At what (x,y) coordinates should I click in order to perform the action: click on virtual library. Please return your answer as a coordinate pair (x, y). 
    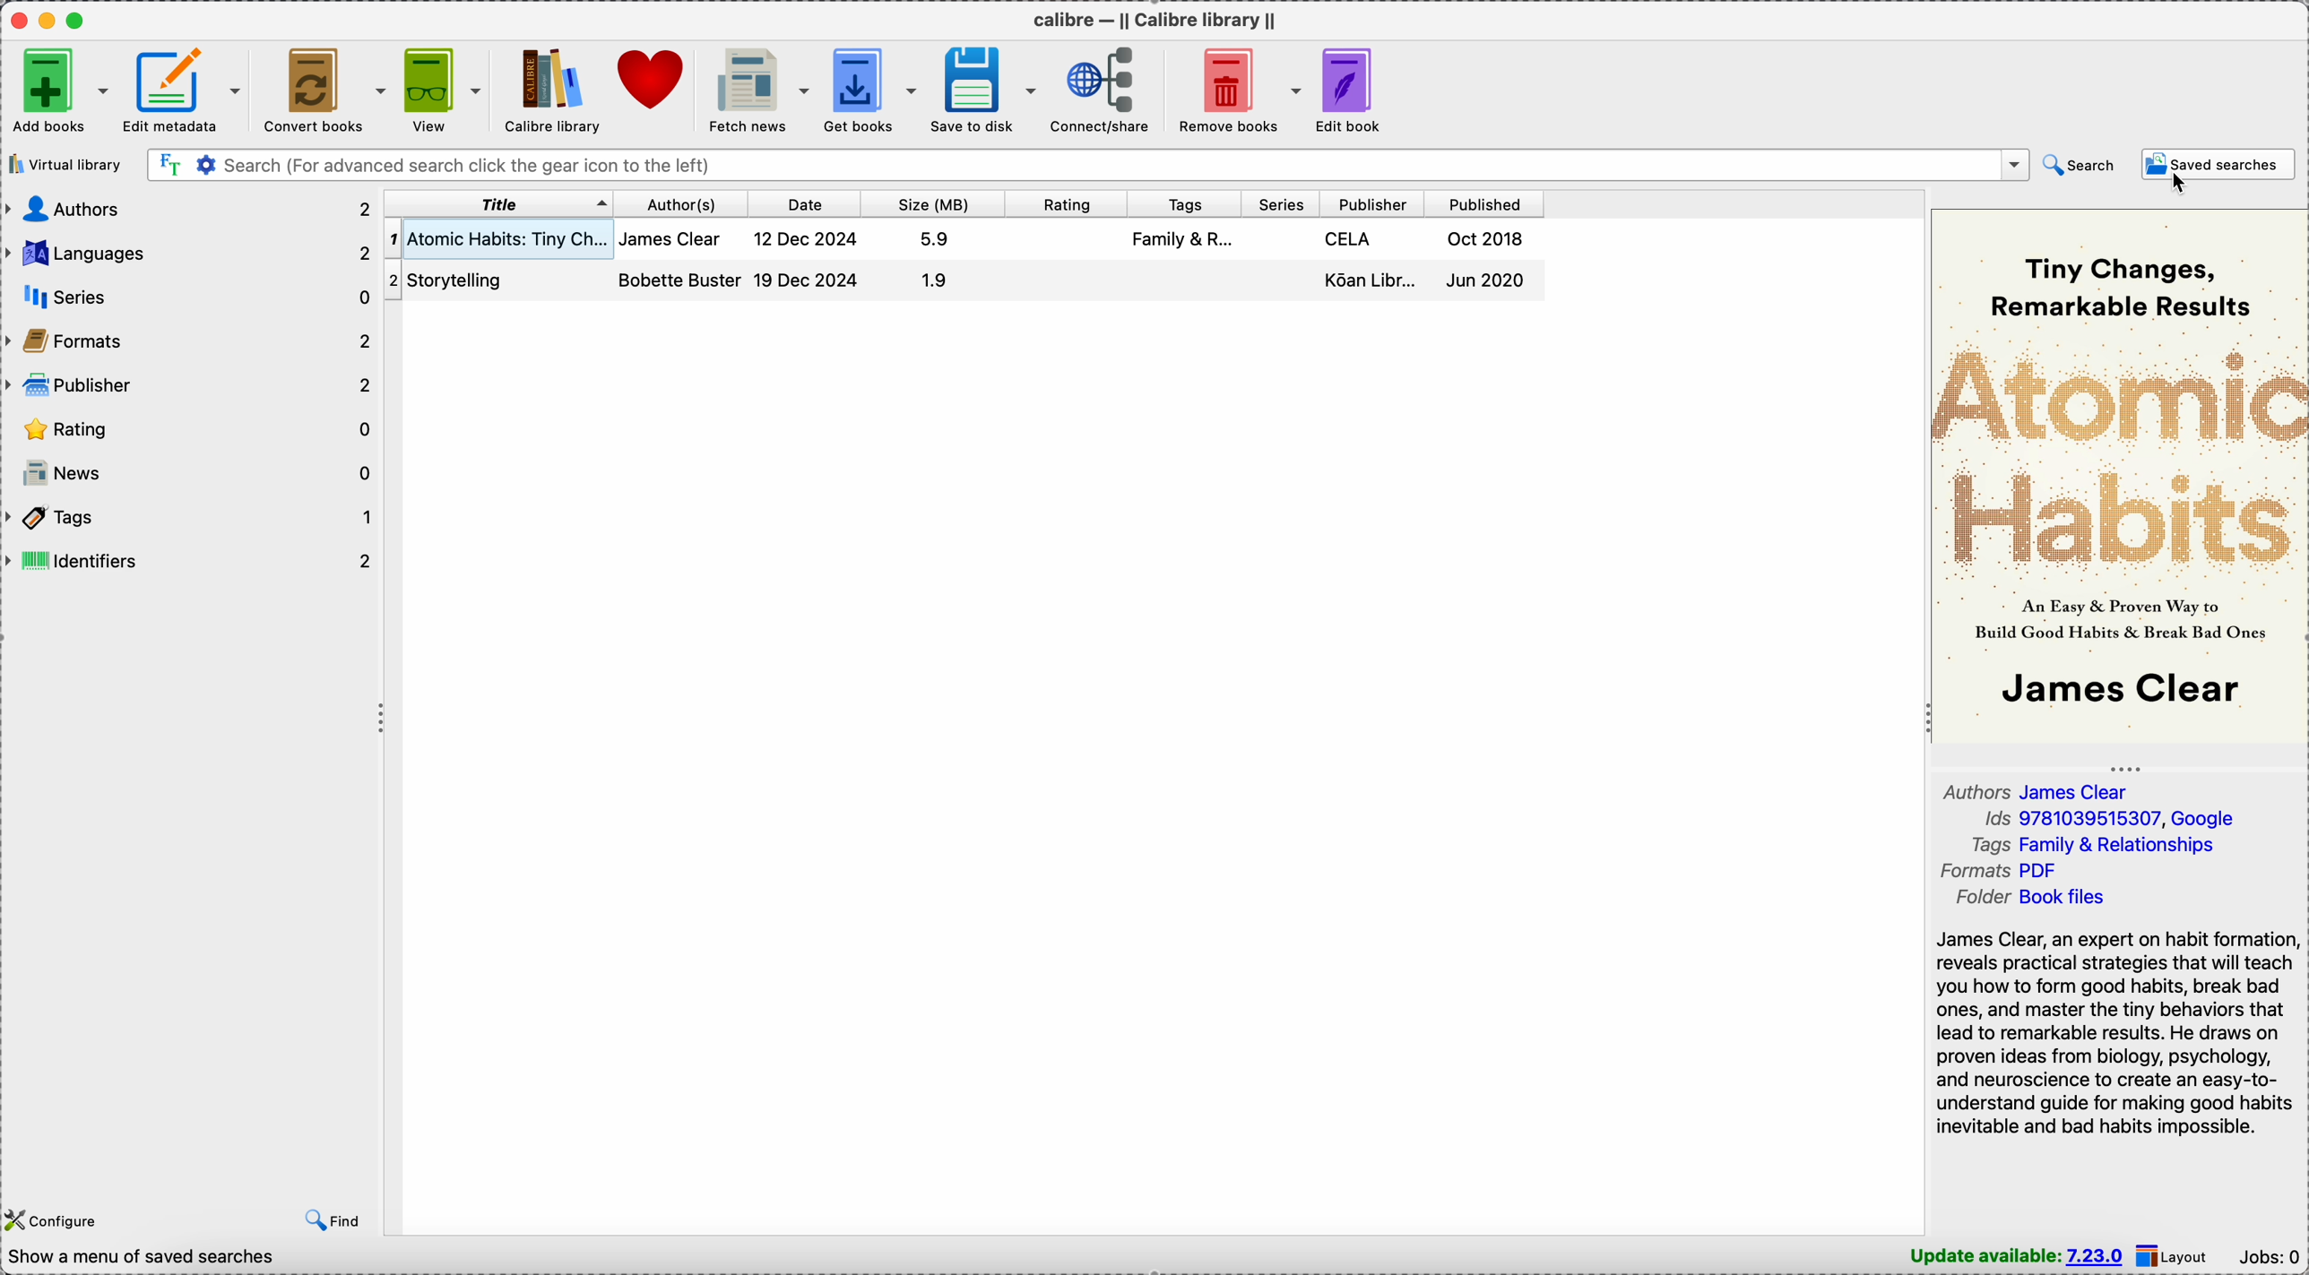
    Looking at the image, I should click on (66, 166).